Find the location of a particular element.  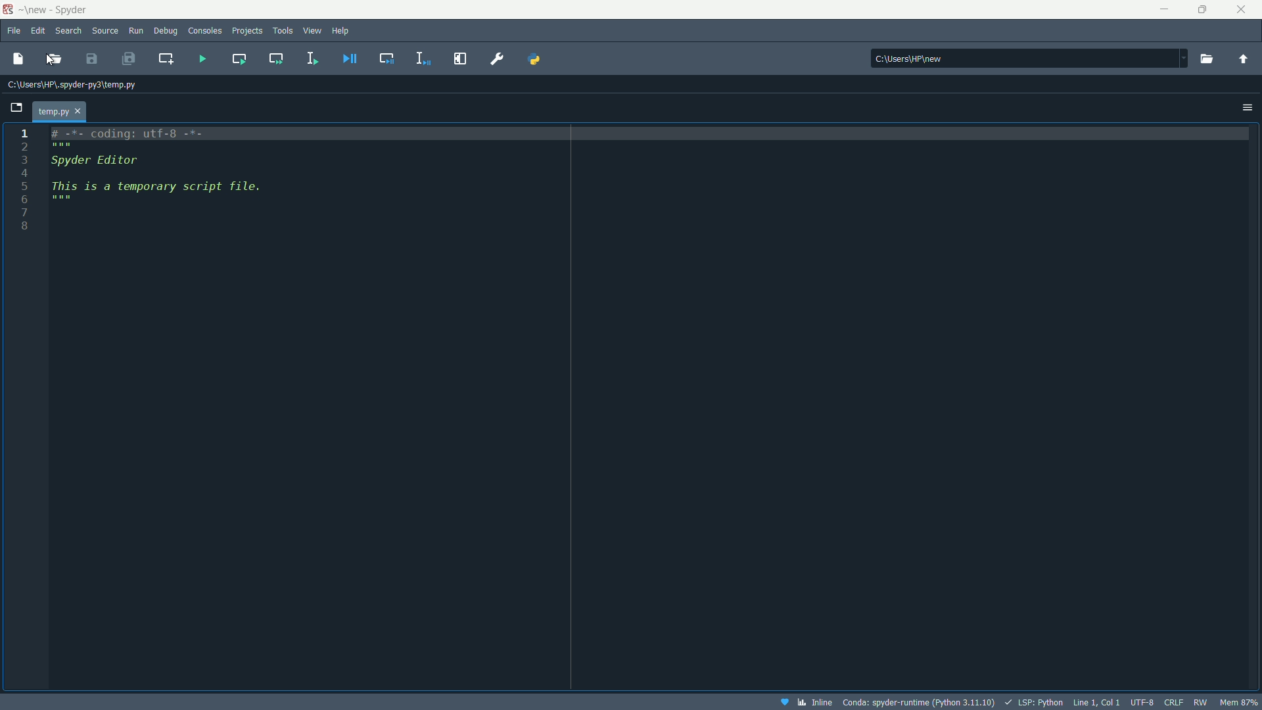

File directory is located at coordinates (74, 85).